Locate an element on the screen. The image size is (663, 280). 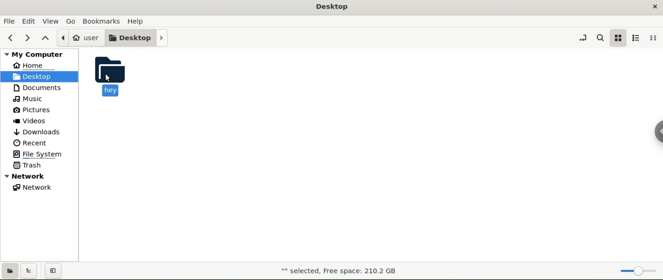
user is located at coordinates (81, 38).